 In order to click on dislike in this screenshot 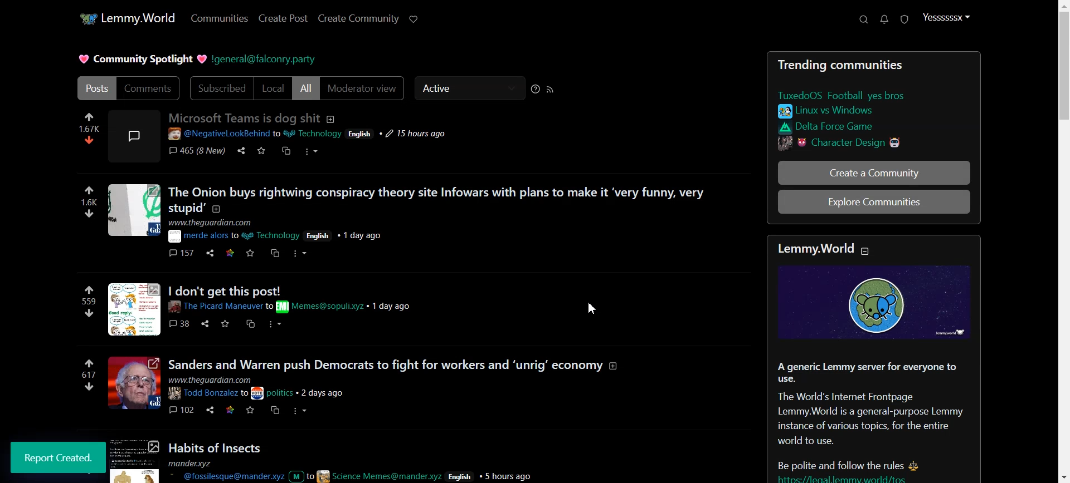, I will do `click(91, 214)`.